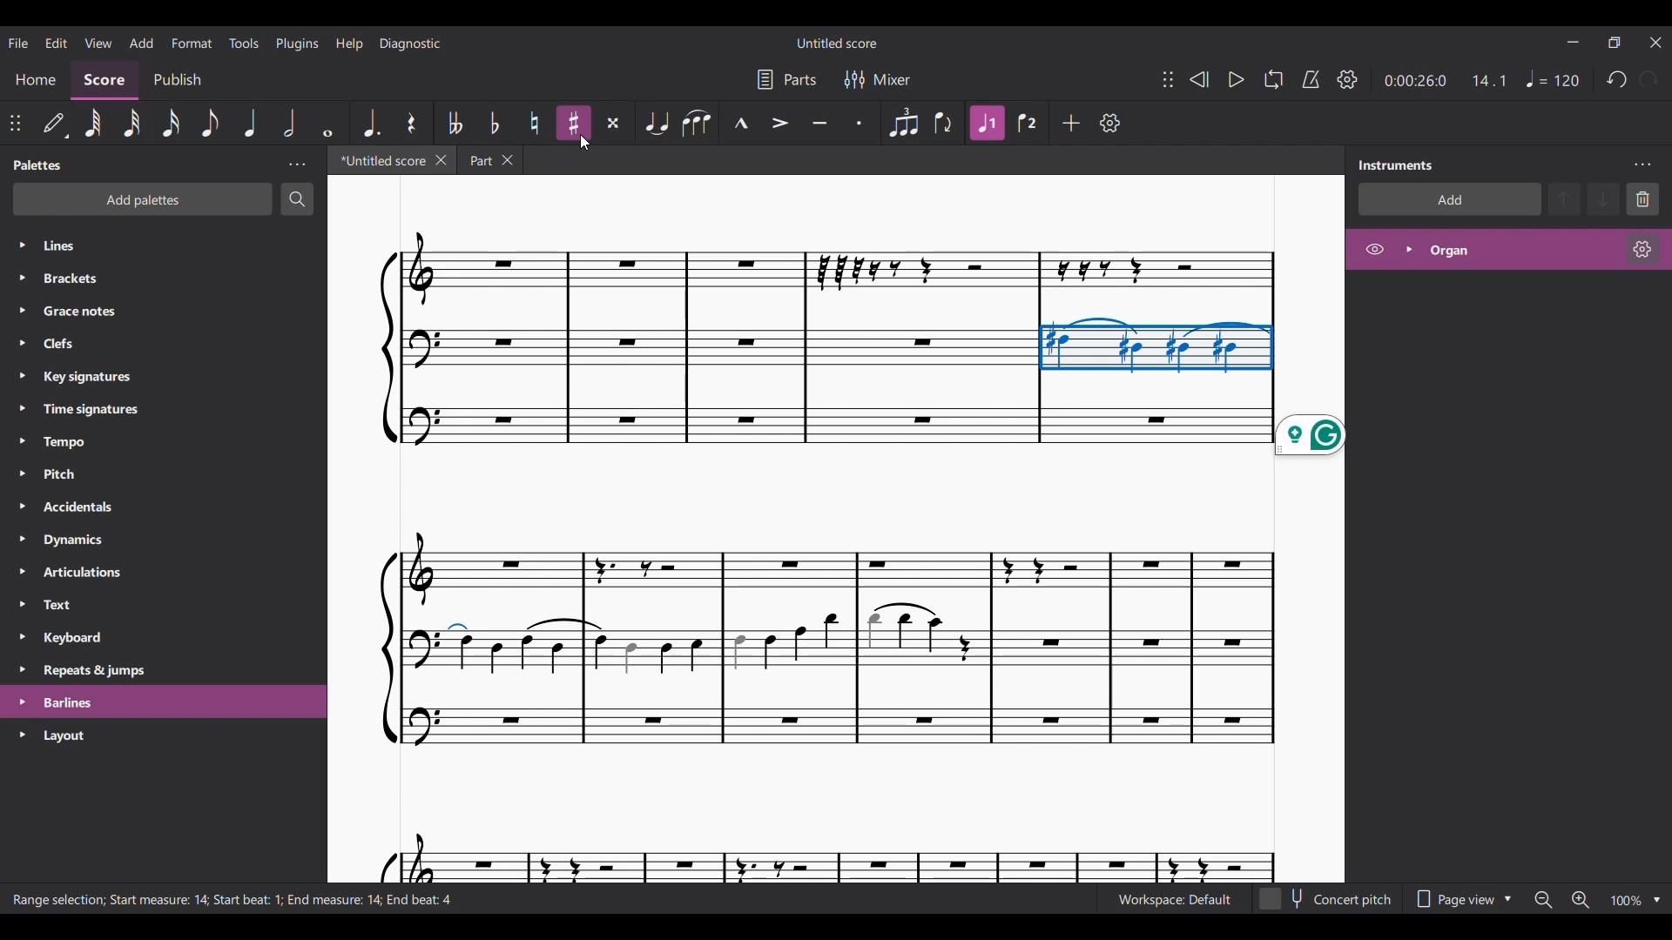 The width and height of the screenshot is (1672, 940). Describe the element at coordinates (1175, 899) in the screenshot. I see `Current workspace settings` at that location.